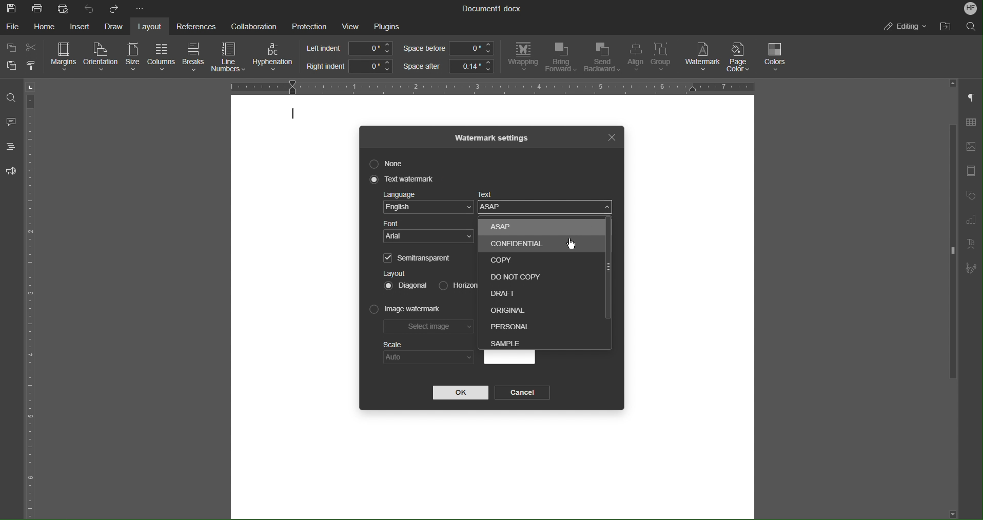 Image resolution: width=983 pixels, height=520 pixels. What do you see at coordinates (523, 57) in the screenshot?
I see `Wrapping` at bounding box center [523, 57].